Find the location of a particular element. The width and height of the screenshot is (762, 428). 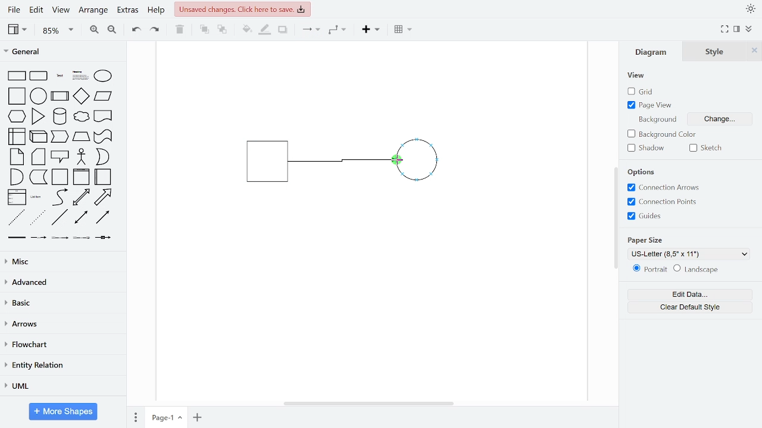

line is located at coordinates (60, 218).